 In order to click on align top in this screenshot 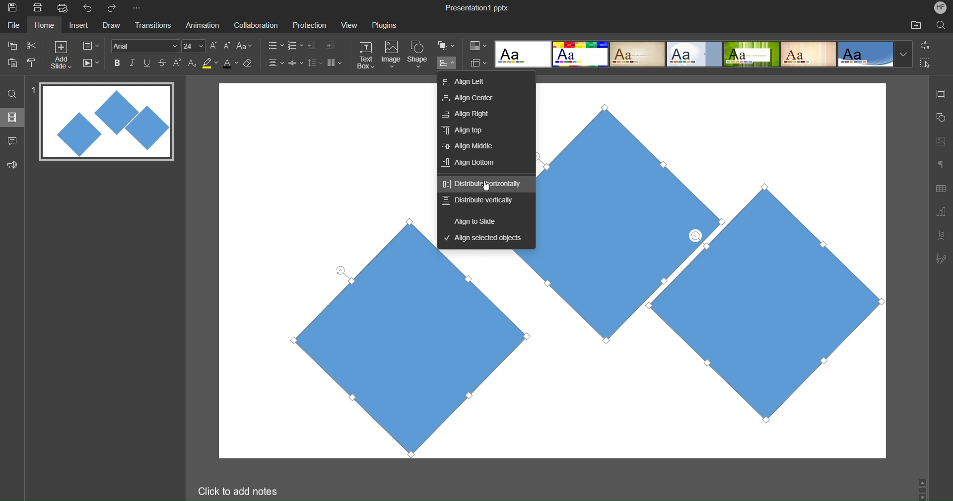, I will do `click(483, 128)`.